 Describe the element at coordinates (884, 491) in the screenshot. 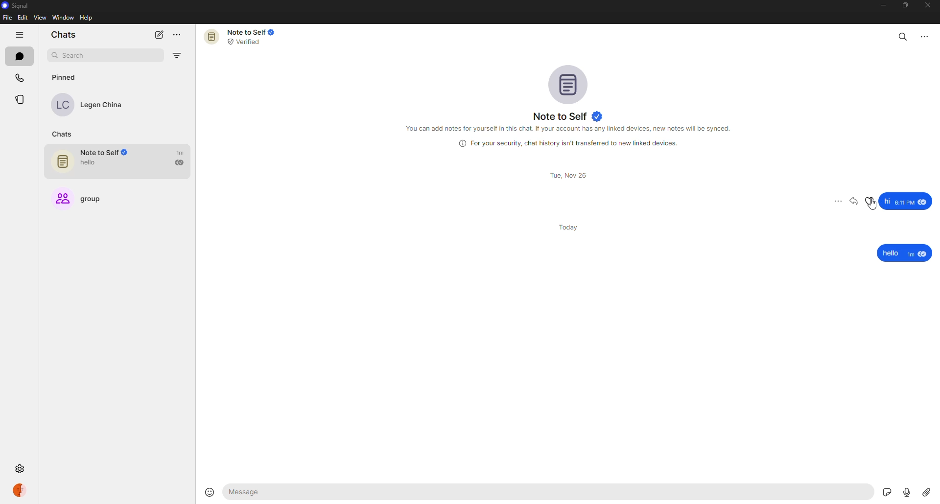

I see `stickers` at that location.